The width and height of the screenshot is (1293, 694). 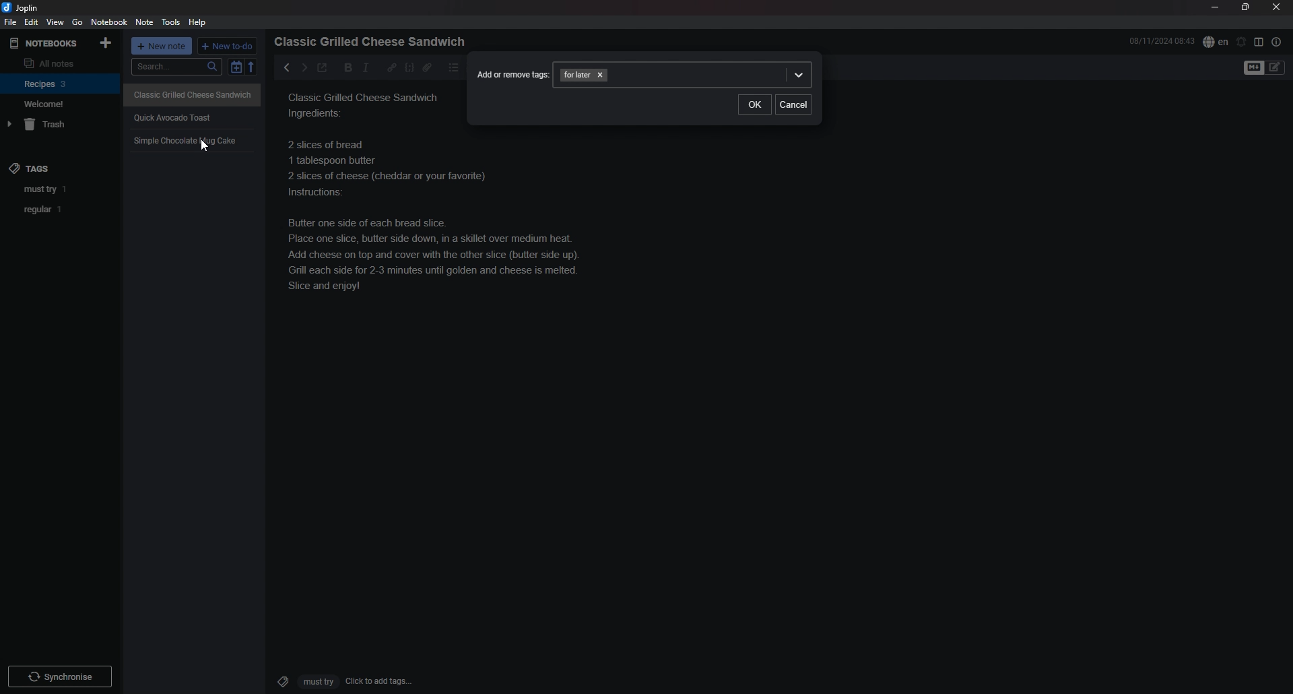 I want to click on note, so click(x=144, y=23).